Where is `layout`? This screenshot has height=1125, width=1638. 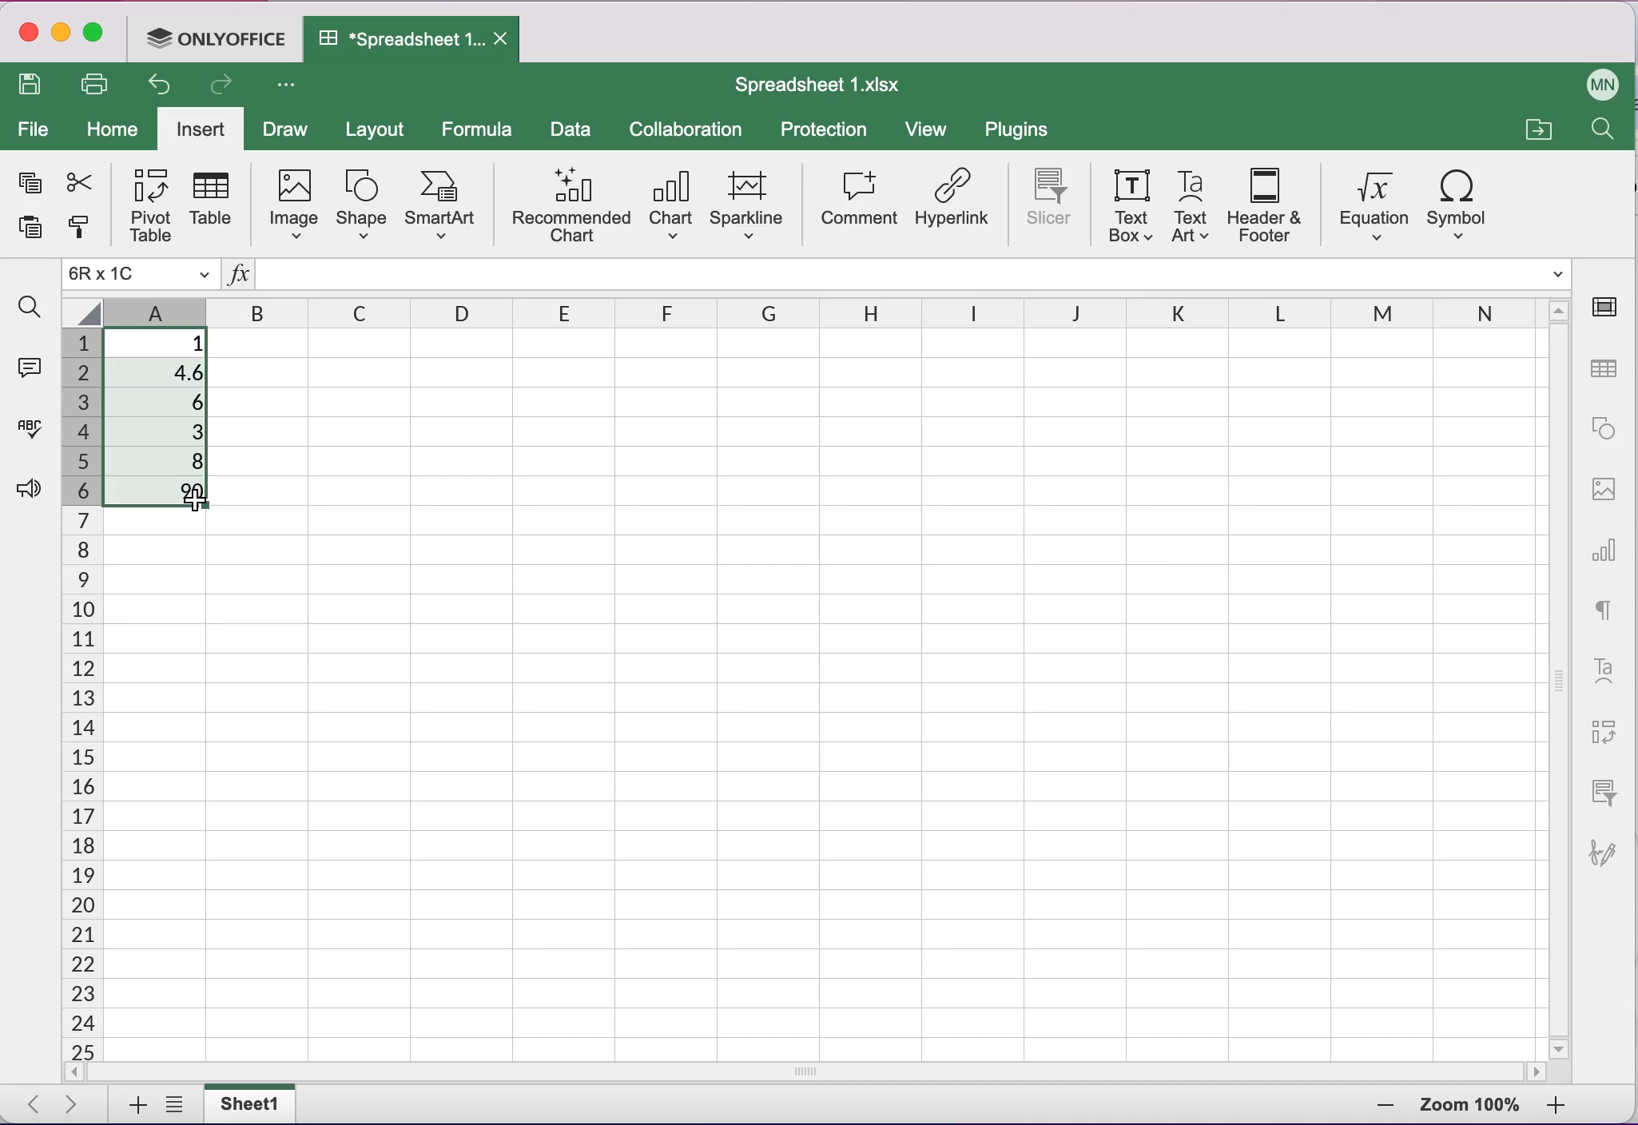
layout is located at coordinates (382, 128).